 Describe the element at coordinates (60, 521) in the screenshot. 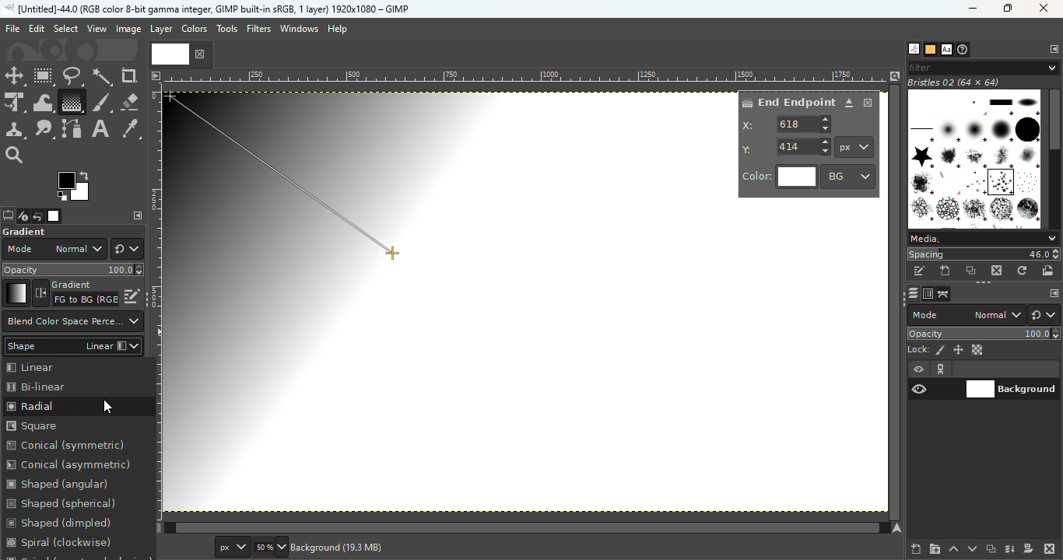

I see `Shaped (dimpled)` at that location.